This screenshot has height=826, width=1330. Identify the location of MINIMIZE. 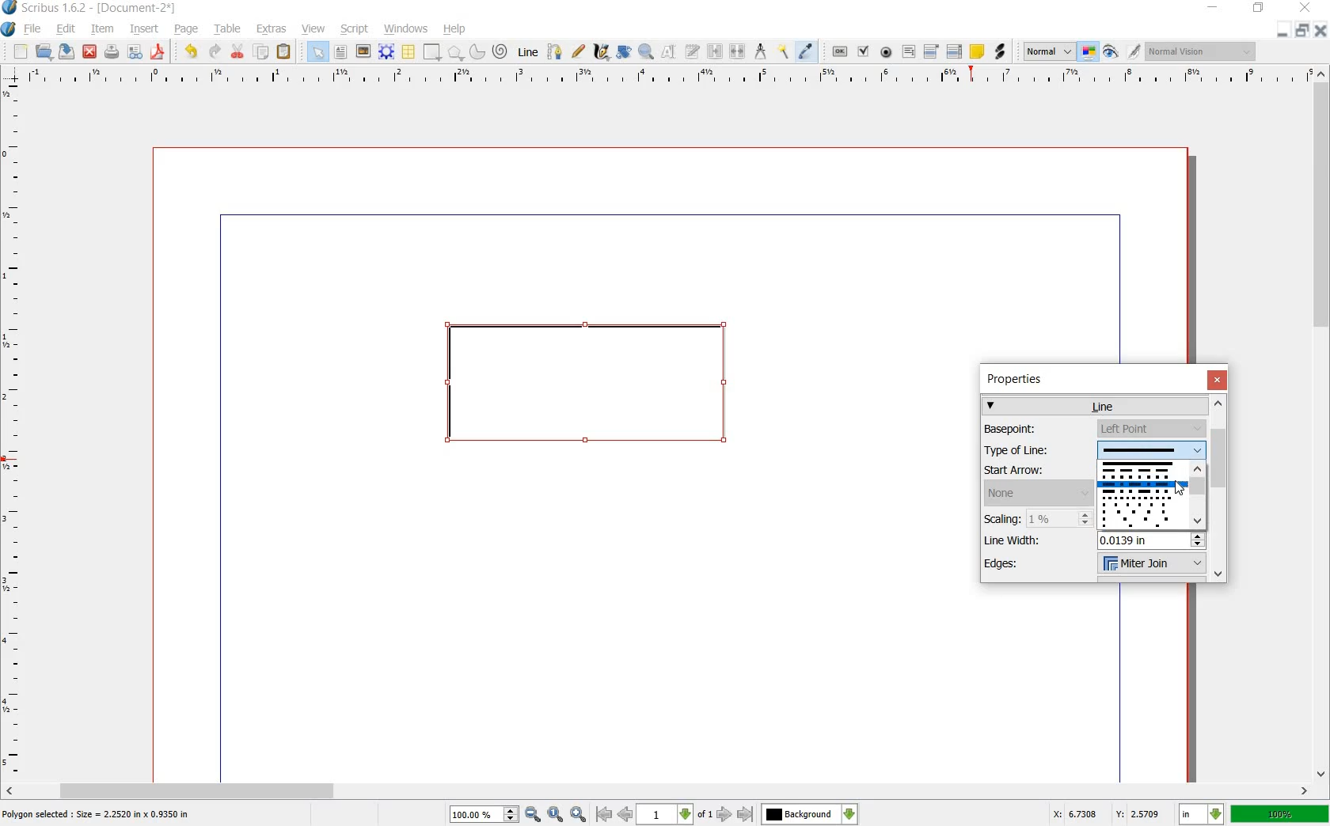
(1211, 8).